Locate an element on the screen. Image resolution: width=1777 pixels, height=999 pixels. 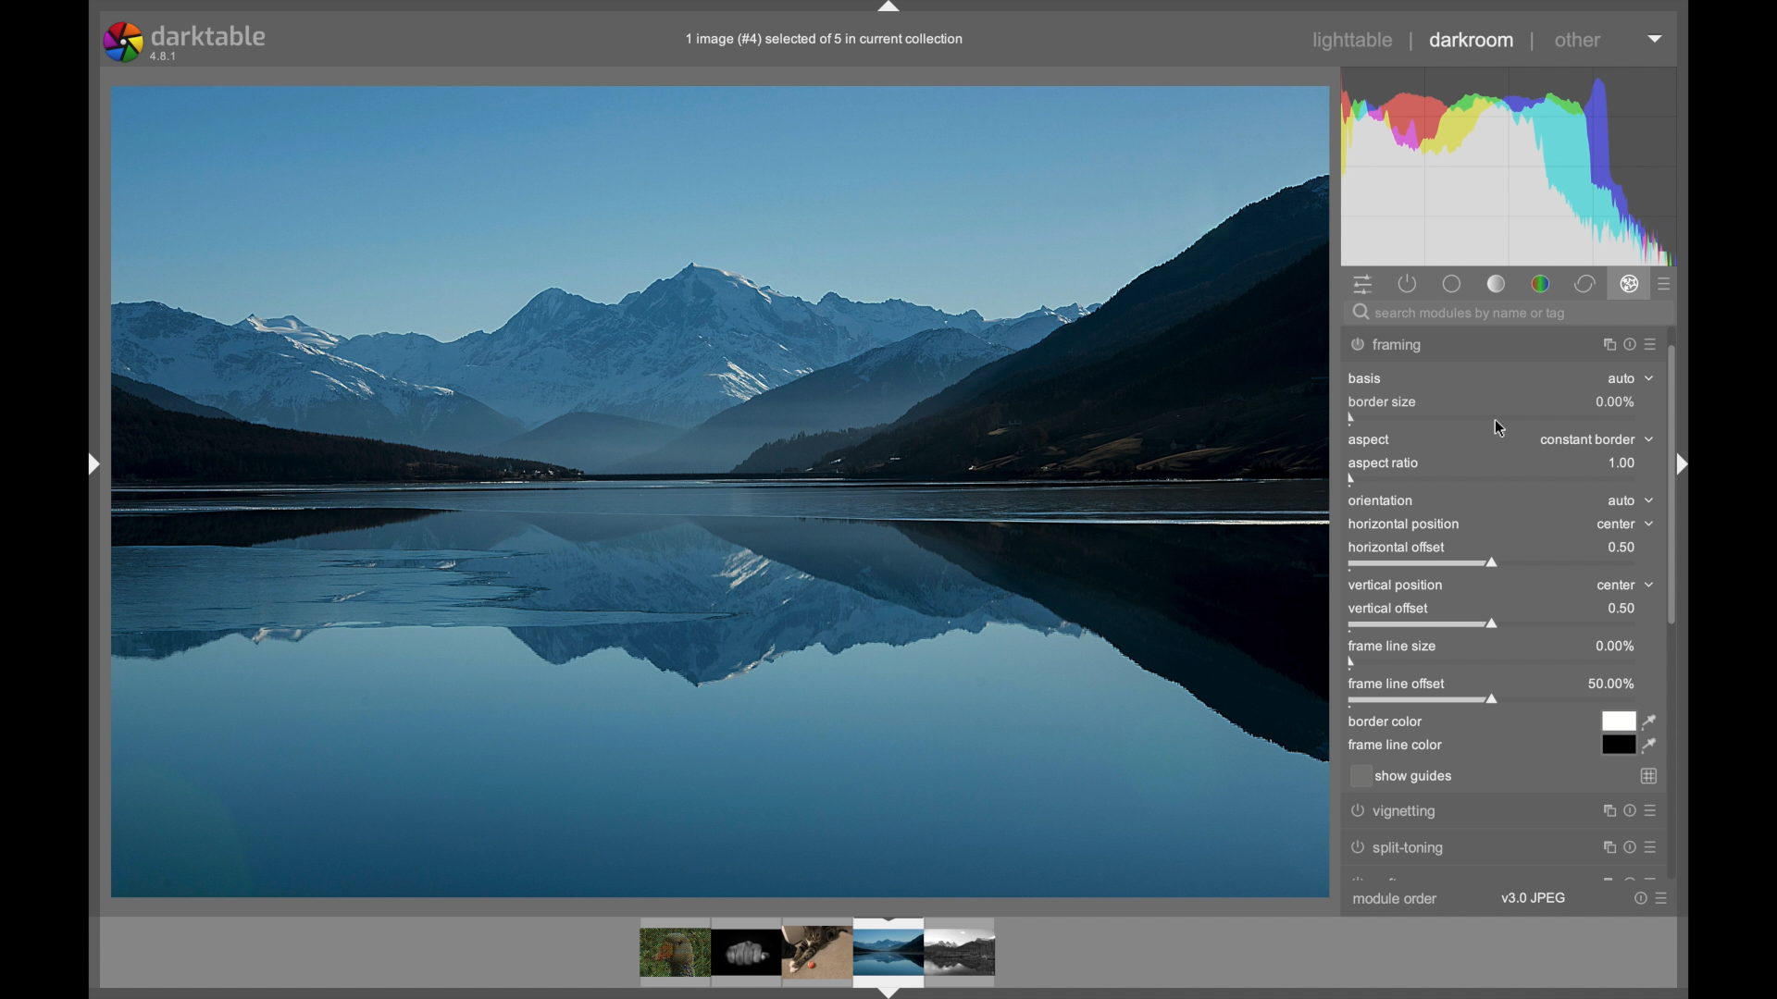
scroll box is located at coordinates (1677, 561).